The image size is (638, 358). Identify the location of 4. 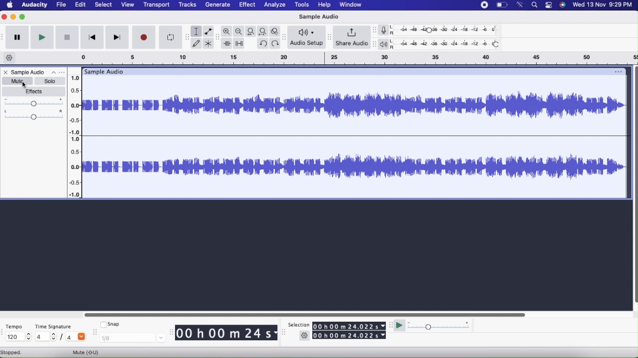
(76, 337).